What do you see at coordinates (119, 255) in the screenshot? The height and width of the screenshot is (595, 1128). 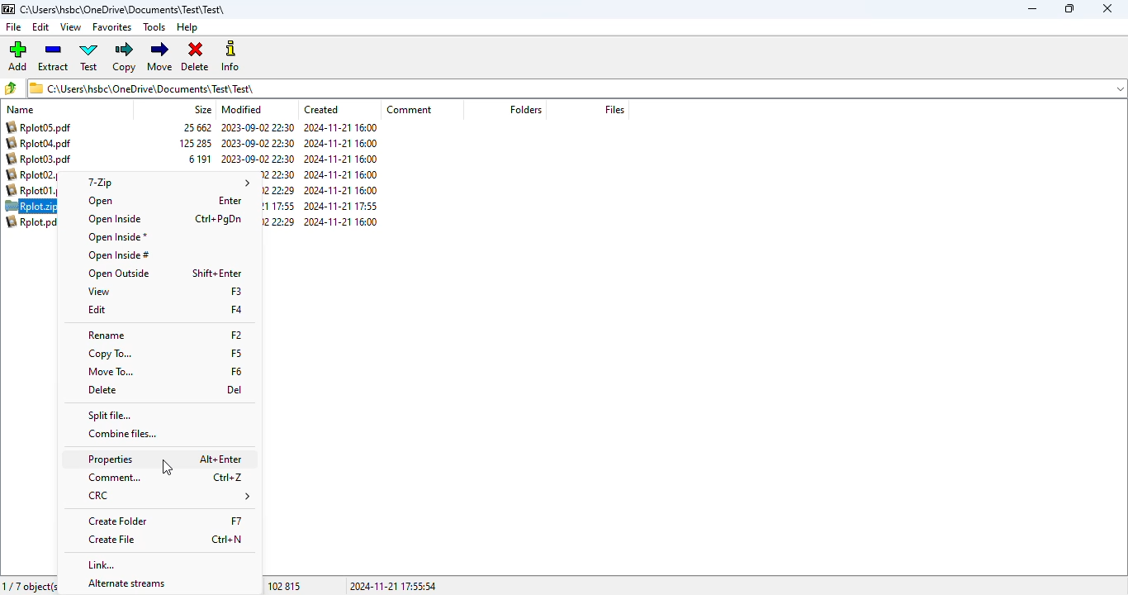 I see `open inside#` at bounding box center [119, 255].